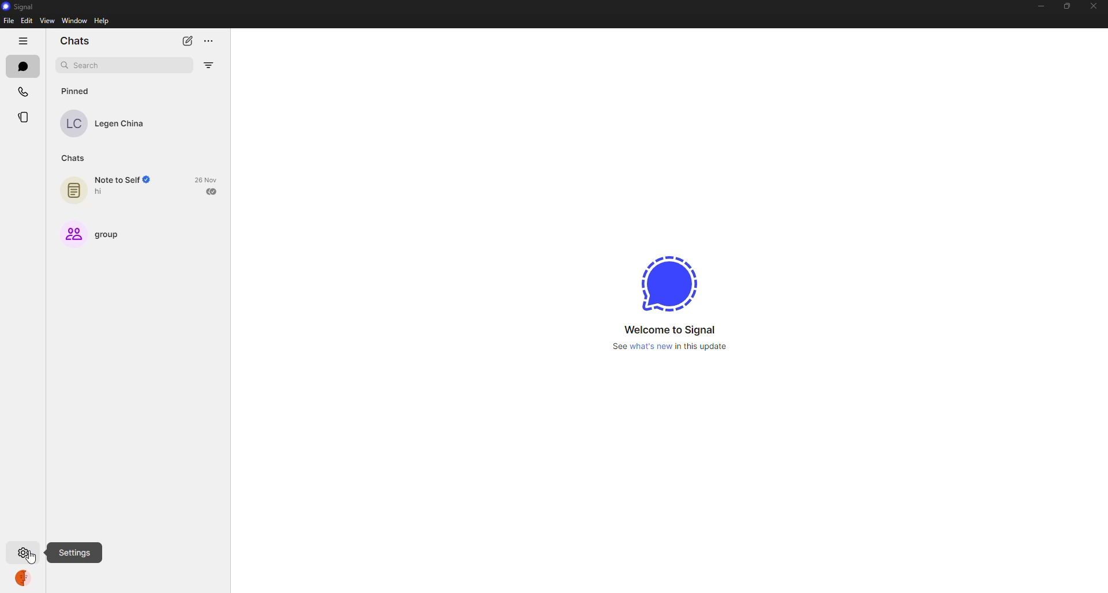 The height and width of the screenshot is (593, 1108). What do you see at coordinates (90, 65) in the screenshot?
I see `search` at bounding box center [90, 65].